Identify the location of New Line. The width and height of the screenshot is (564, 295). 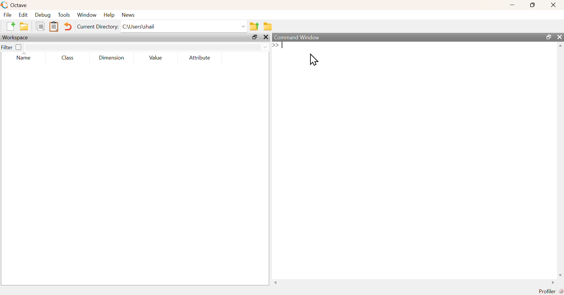
(276, 45).